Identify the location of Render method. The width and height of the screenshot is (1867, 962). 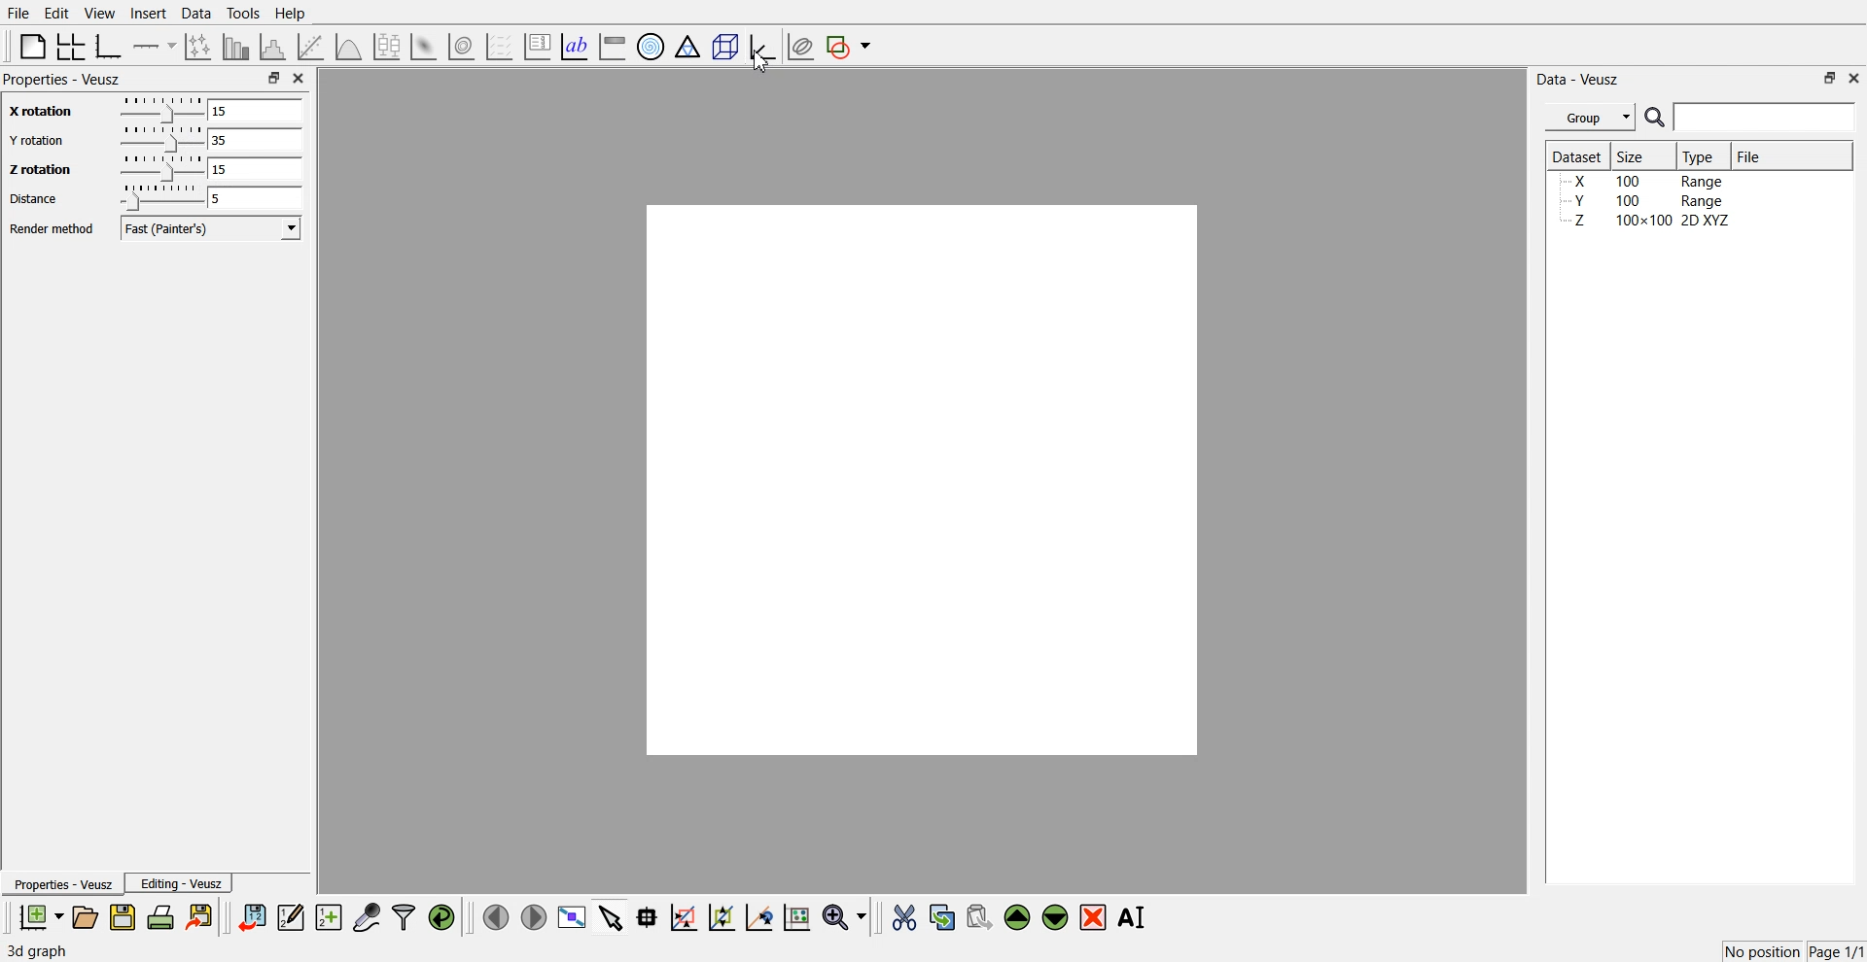
(52, 228).